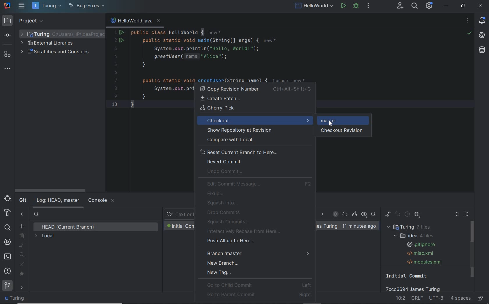 This screenshot has width=489, height=304. Describe the element at coordinates (327, 227) in the screenshot. I see `BUG-FIXES` at that location.